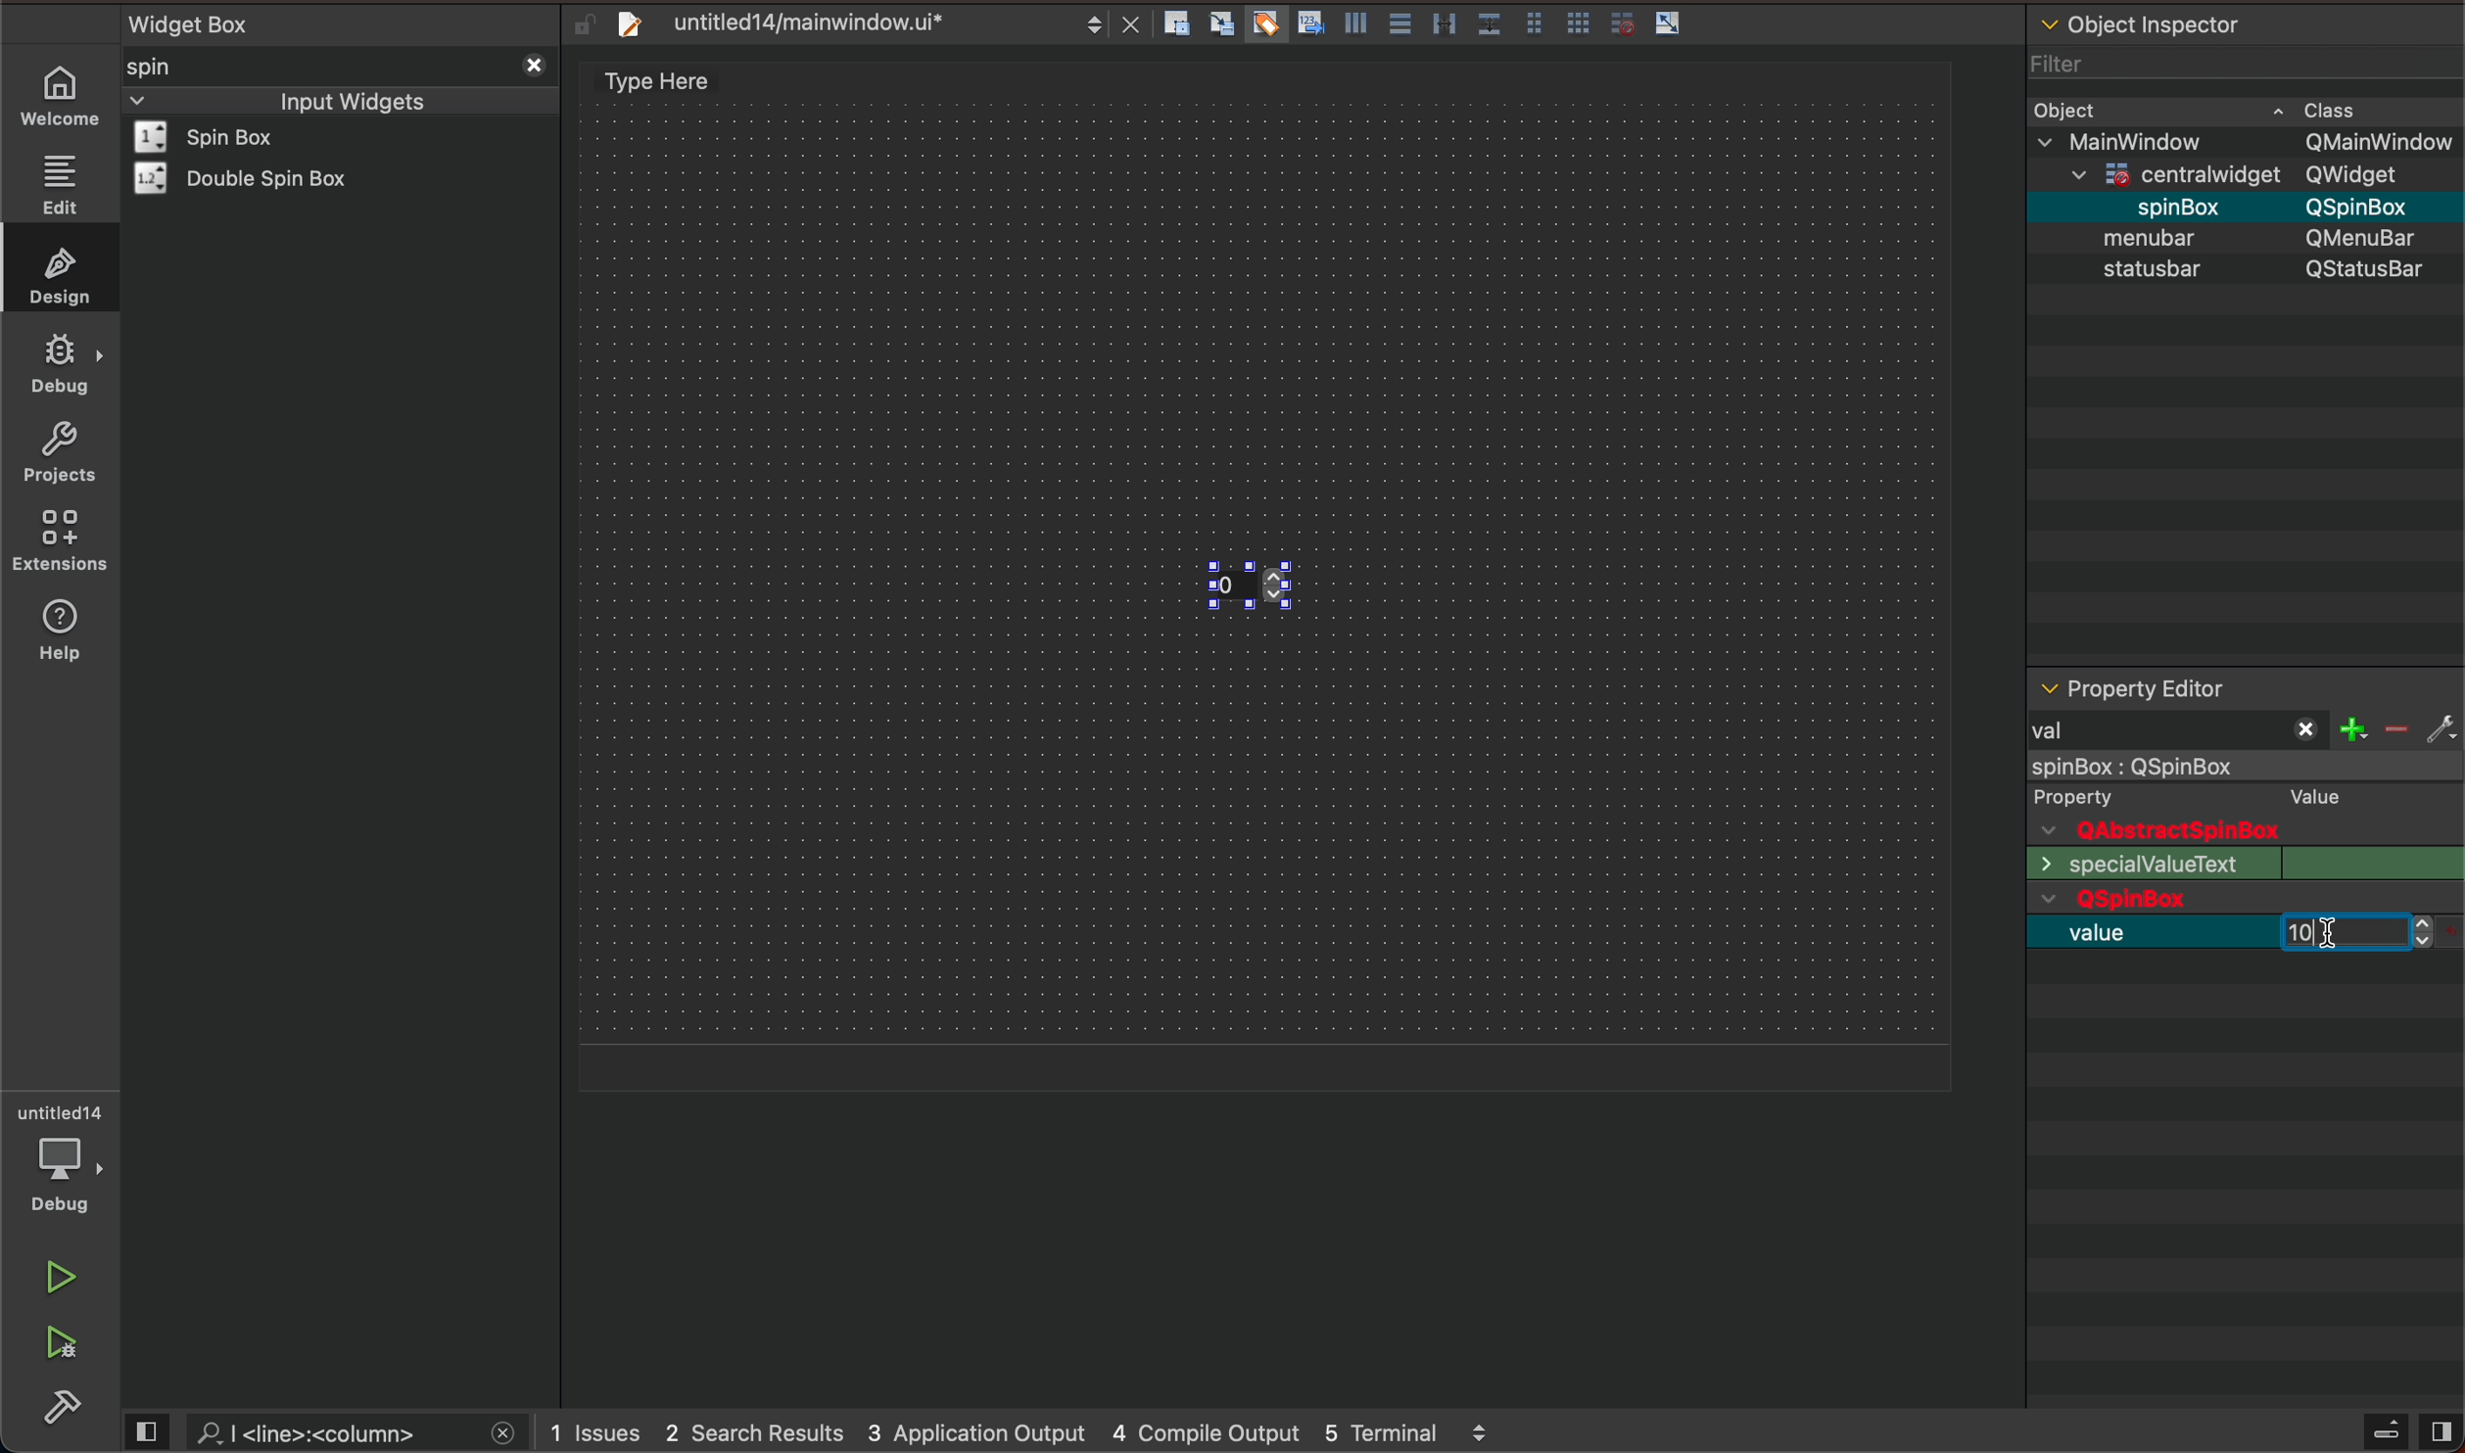 This screenshot has height=1453, width=2465. What do you see at coordinates (231, 137) in the screenshot?
I see `widget` at bounding box center [231, 137].